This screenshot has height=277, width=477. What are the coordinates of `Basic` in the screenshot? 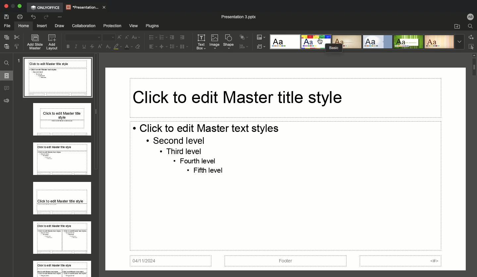 It's located at (334, 47).